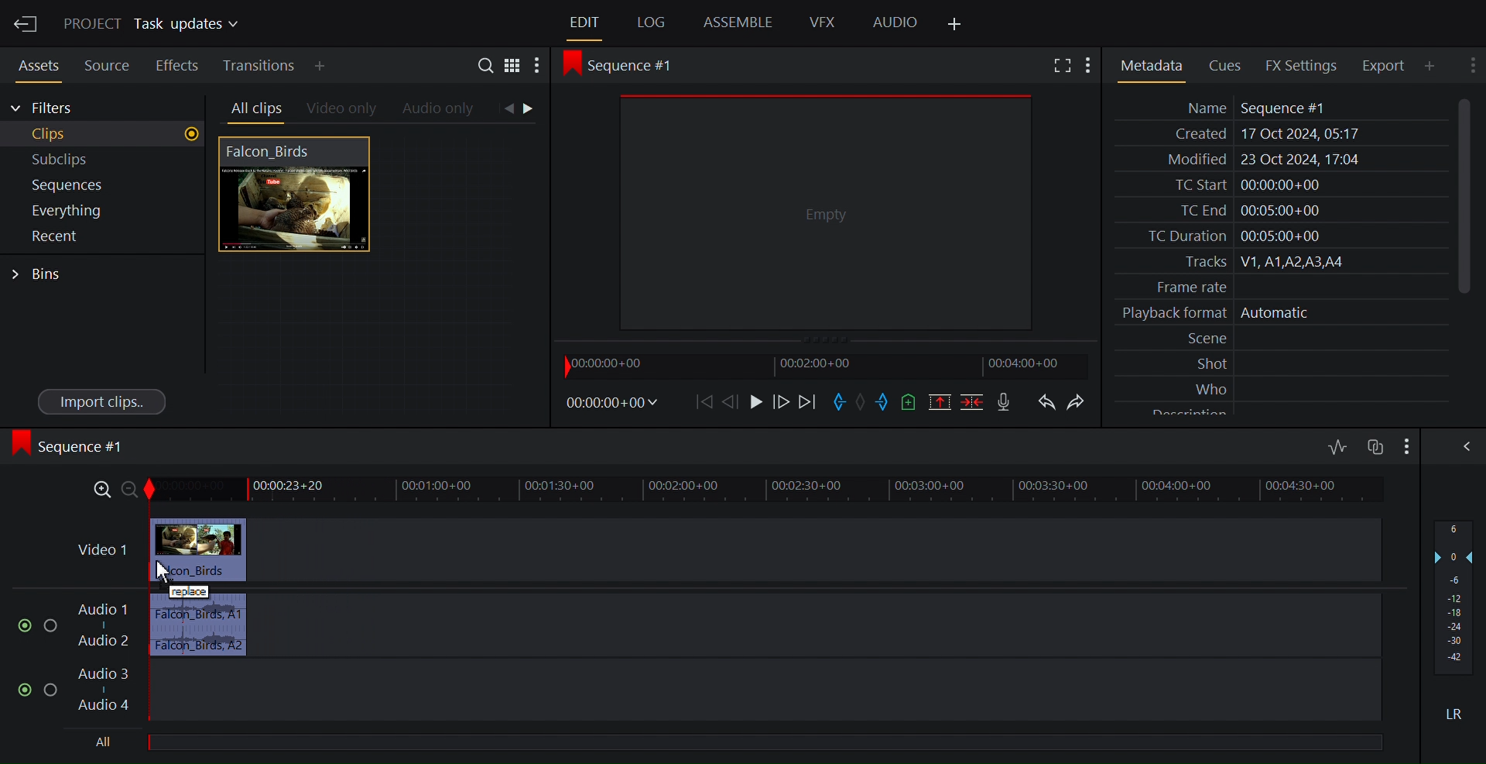  I want to click on replace, so click(189, 592).